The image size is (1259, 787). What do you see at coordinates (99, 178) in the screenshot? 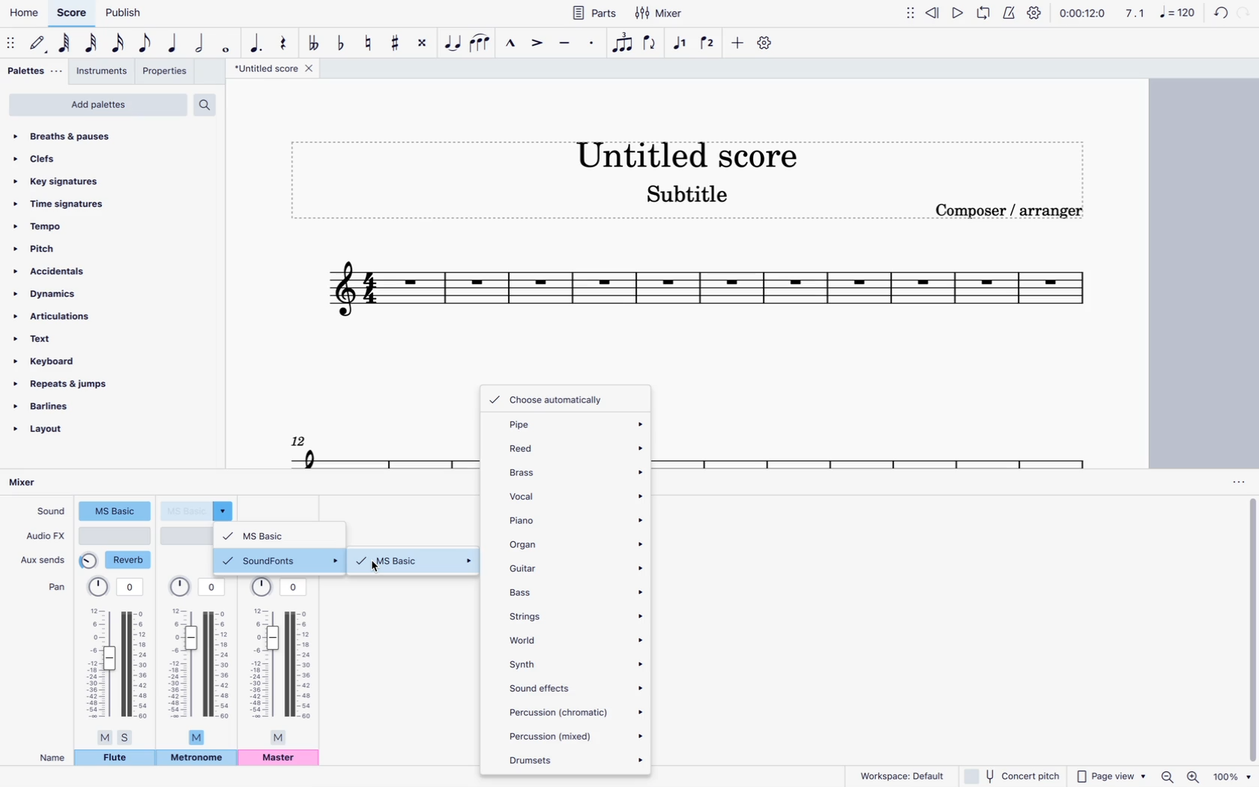
I see `key signatures` at bounding box center [99, 178].